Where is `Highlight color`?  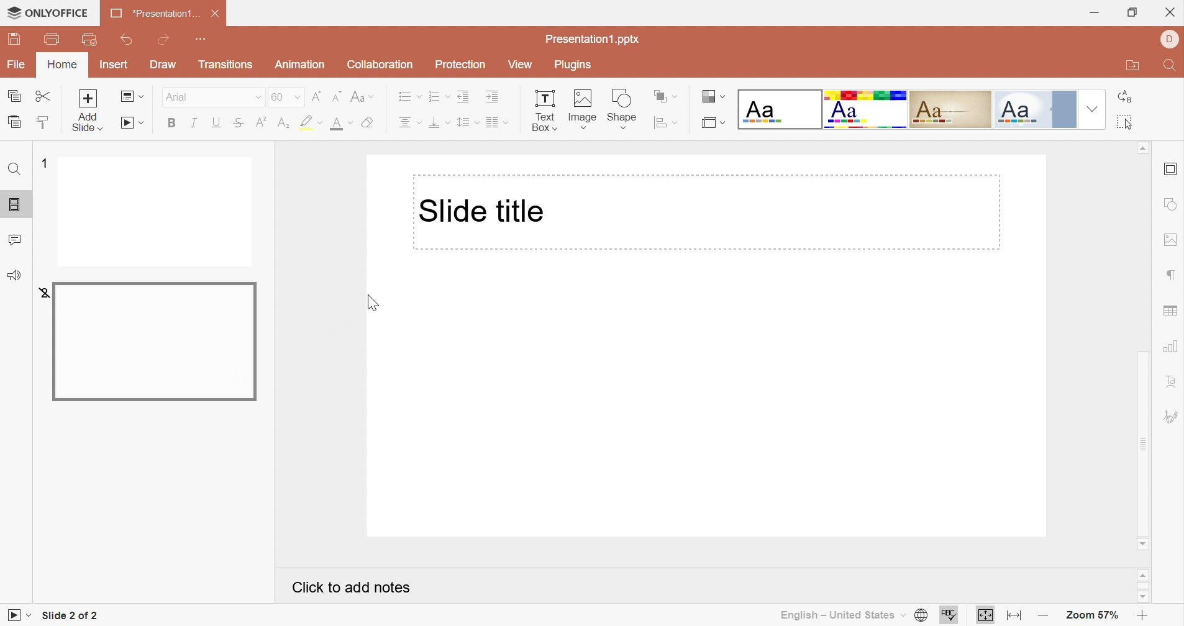
Highlight color is located at coordinates (312, 122).